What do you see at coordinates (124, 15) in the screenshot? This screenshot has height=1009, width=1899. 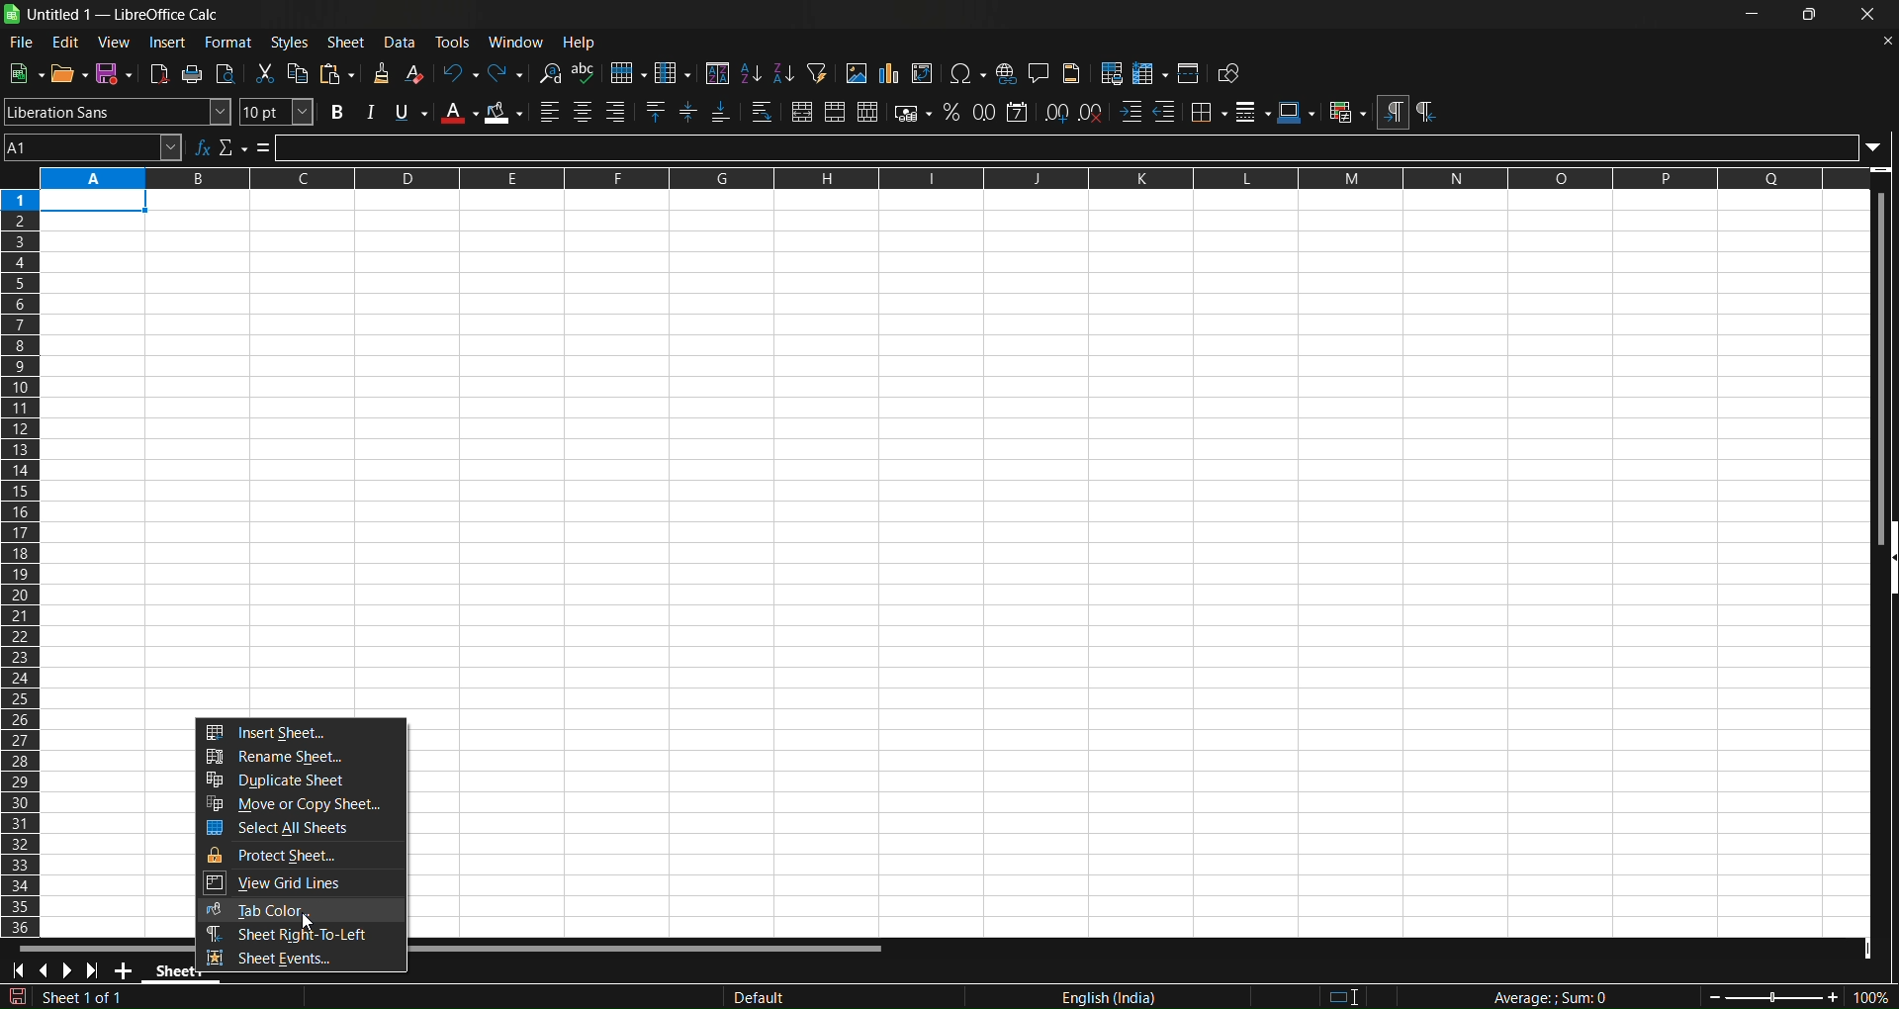 I see `title` at bounding box center [124, 15].